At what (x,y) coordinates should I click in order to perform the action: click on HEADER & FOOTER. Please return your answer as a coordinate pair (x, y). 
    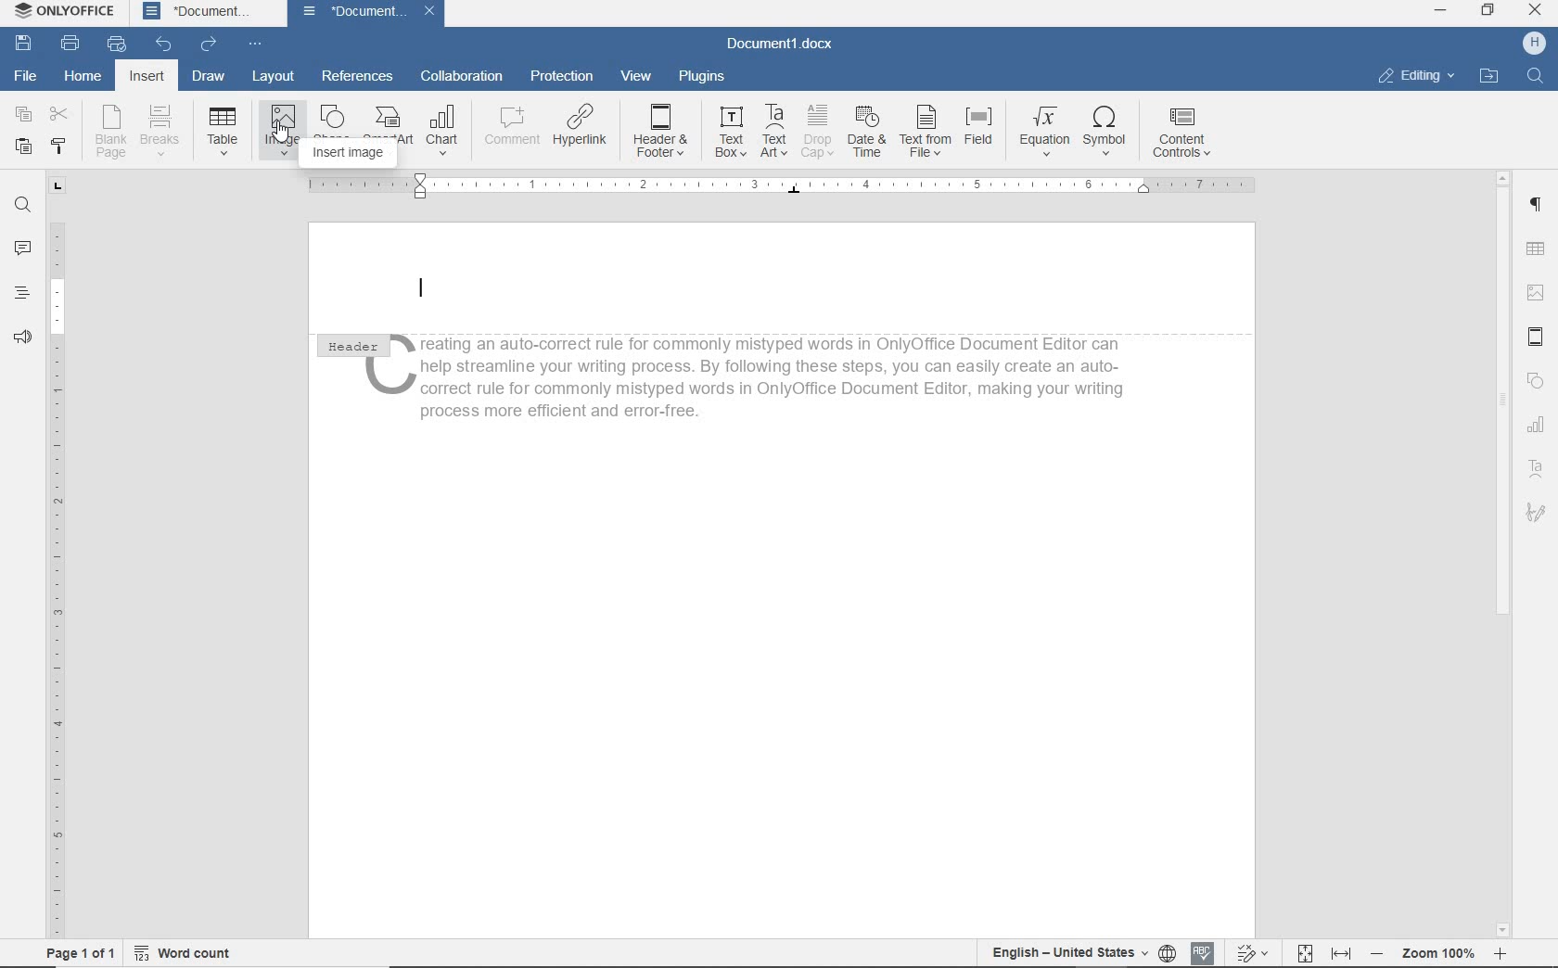
    Looking at the image, I should click on (659, 135).